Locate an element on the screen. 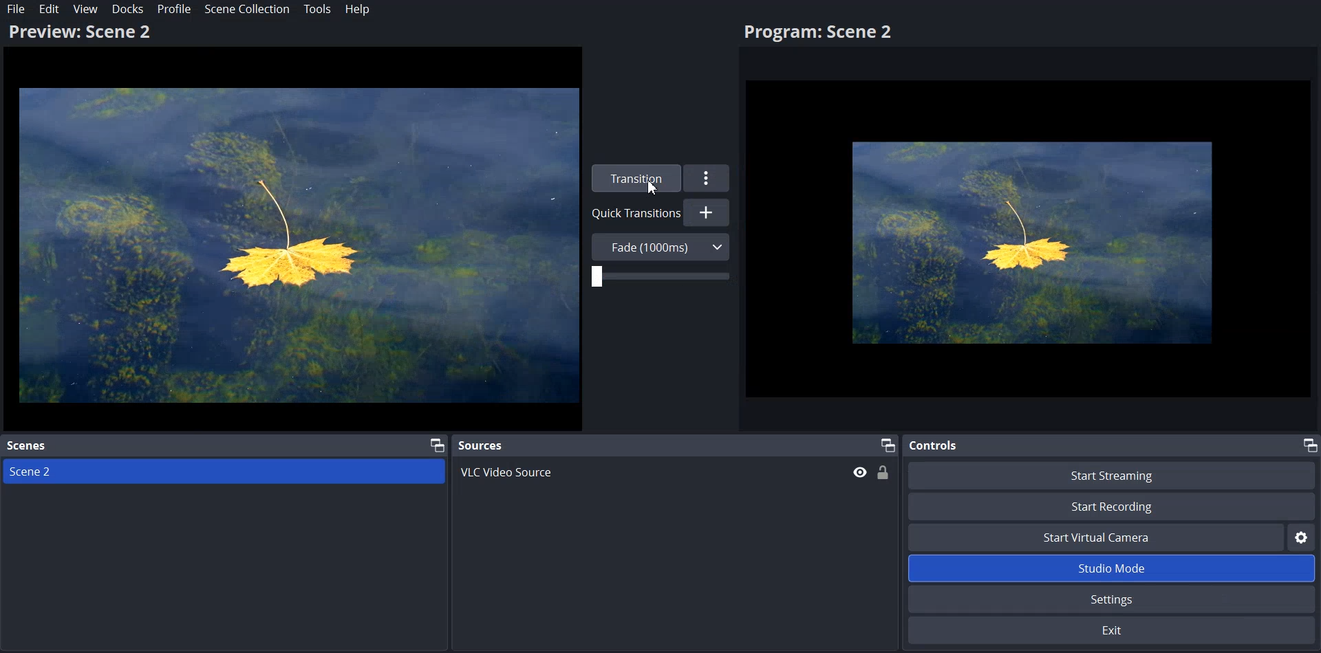  File is located at coordinates (17, 8).